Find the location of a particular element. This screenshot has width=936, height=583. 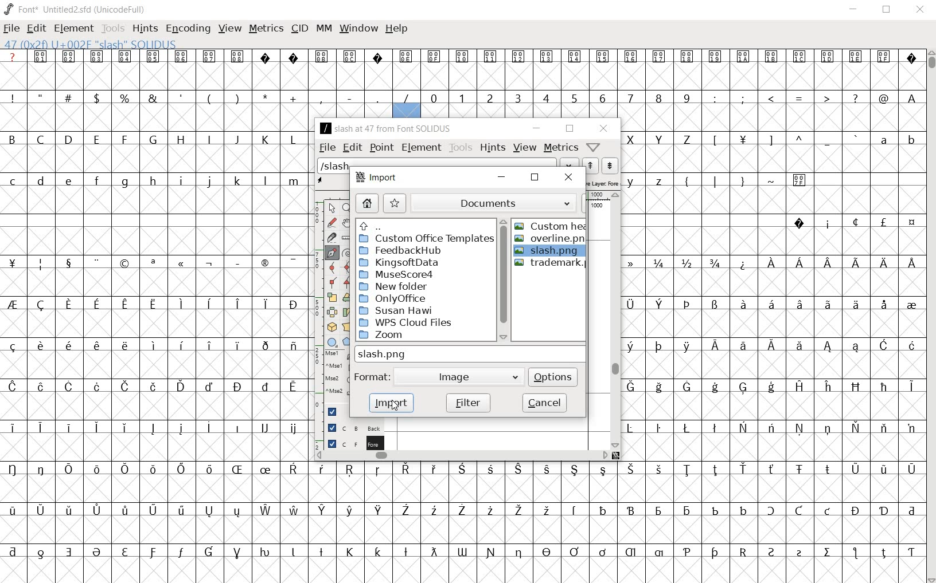

filter is located at coordinates (469, 402).